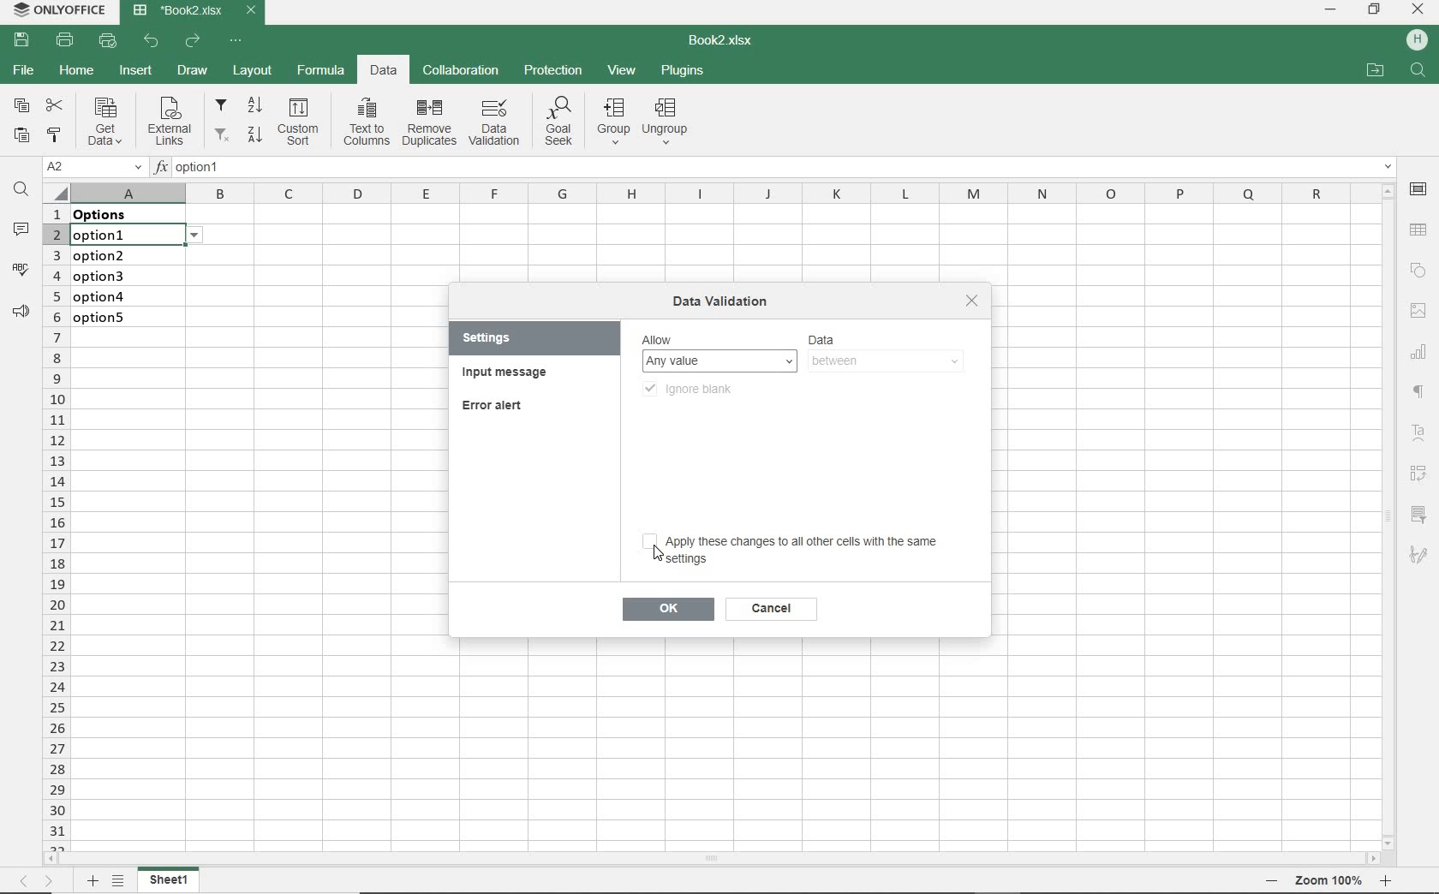 The width and height of the screenshot is (1439, 894). I want to click on CHART, so click(1420, 355).